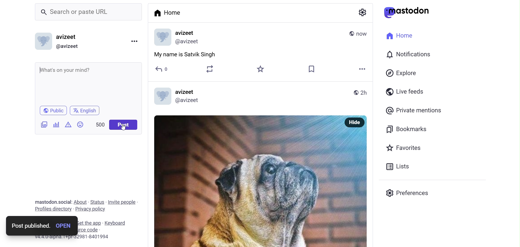  What do you see at coordinates (363, 34) in the screenshot?
I see `date modified` at bounding box center [363, 34].